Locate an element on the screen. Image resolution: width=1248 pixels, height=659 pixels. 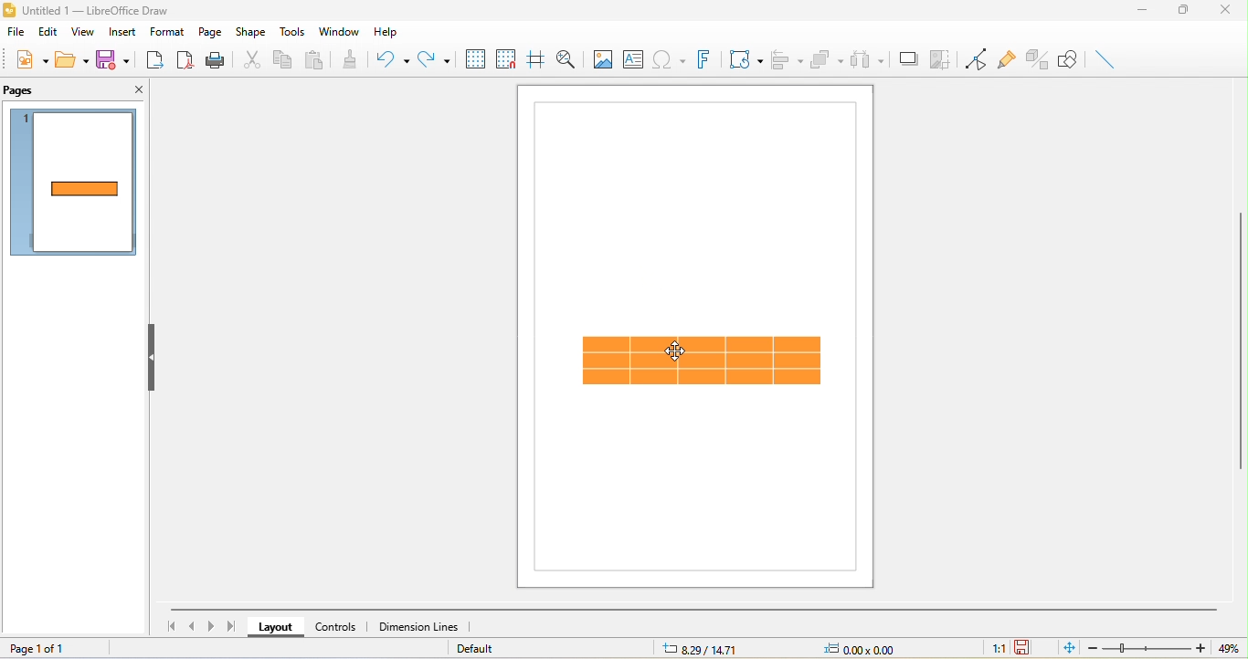
format is located at coordinates (169, 32).